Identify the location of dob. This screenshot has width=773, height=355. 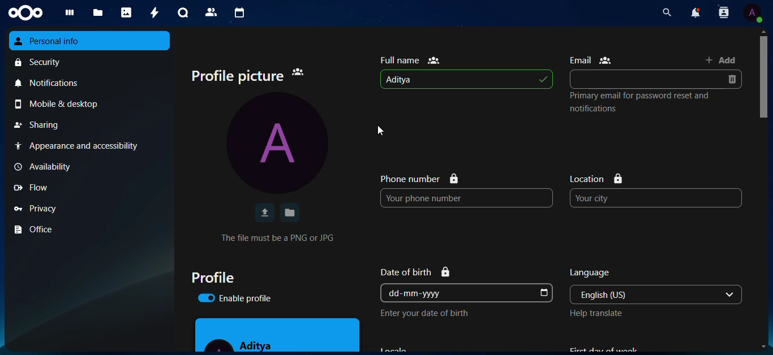
(543, 293).